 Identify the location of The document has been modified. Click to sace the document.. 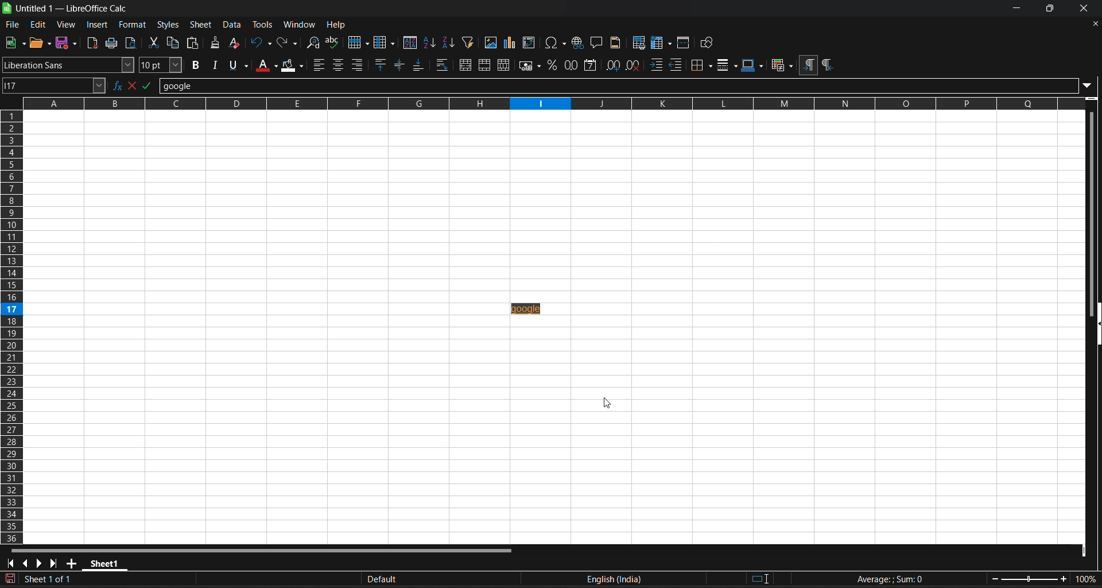
(182, 580).